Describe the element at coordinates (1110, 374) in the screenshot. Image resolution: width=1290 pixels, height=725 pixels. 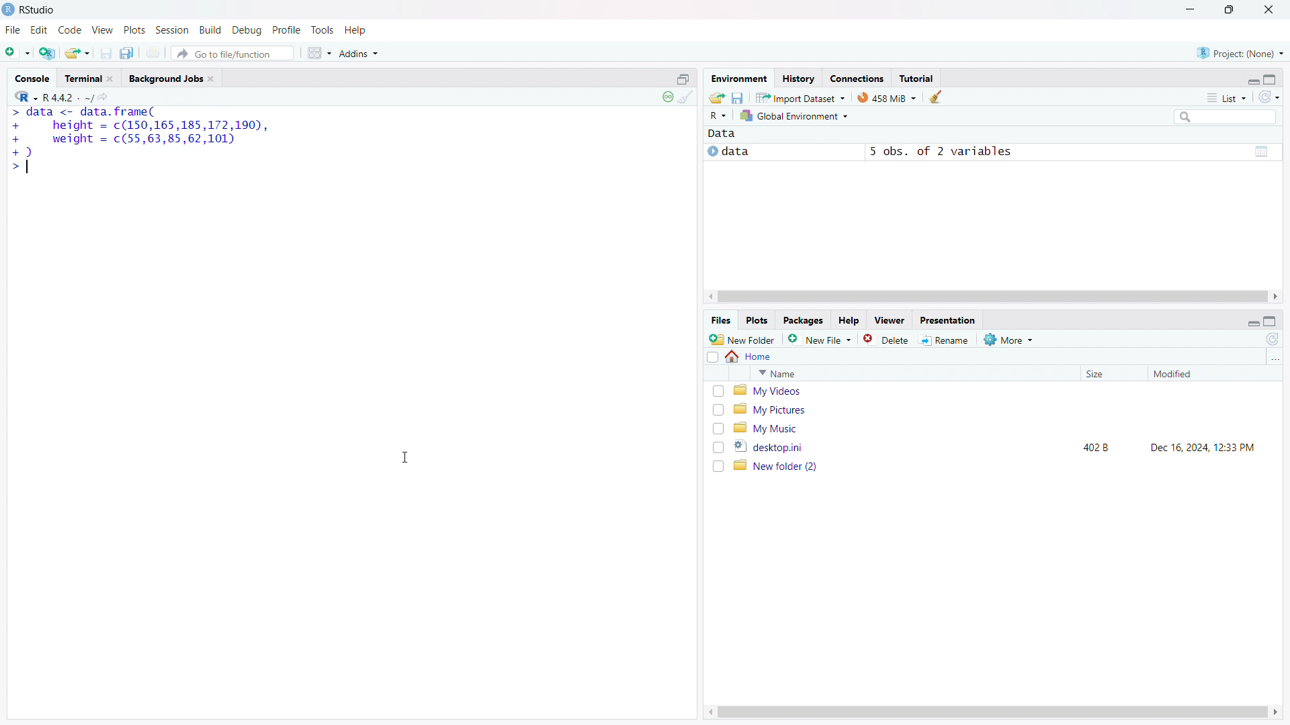
I see `size` at that location.